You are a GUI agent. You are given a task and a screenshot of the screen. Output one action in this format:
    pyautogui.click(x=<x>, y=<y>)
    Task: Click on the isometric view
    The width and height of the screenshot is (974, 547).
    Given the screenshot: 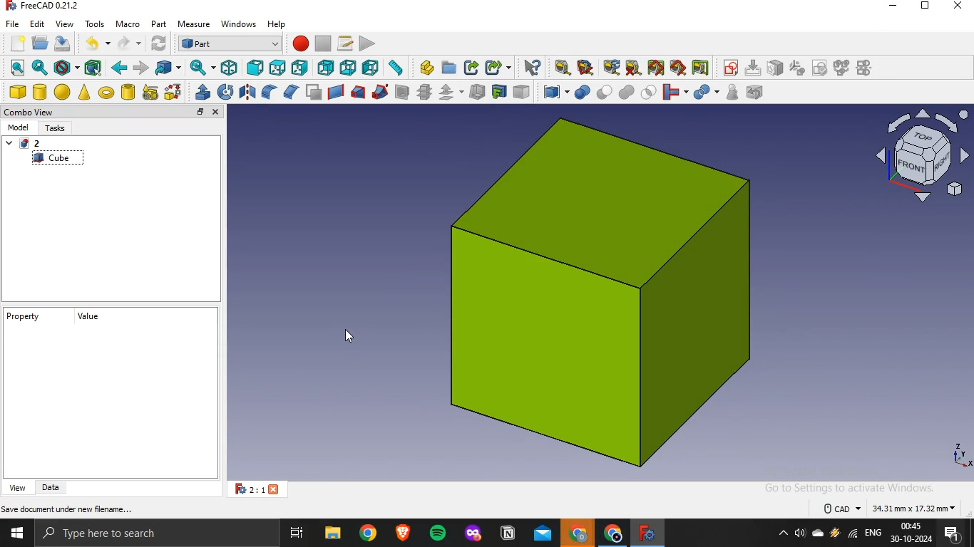 What is the action you would take?
    pyautogui.click(x=230, y=67)
    